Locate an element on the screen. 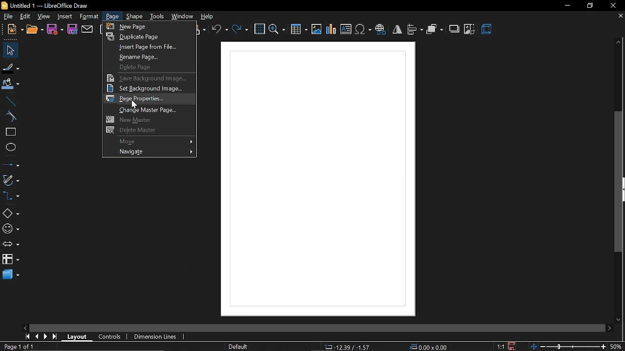 The height and width of the screenshot is (351, 625). Untitled 1 - LibreOffice Draw - current window is located at coordinates (44, 6).